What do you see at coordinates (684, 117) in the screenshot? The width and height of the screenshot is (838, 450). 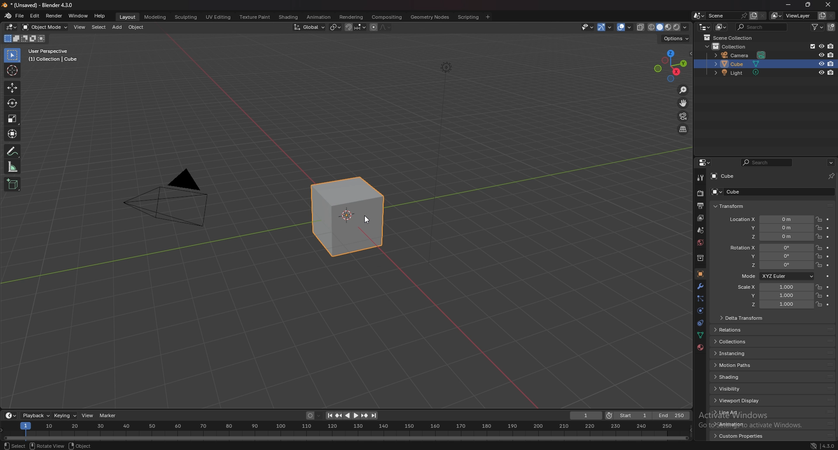 I see `camera view` at bounding box center [684, 117].